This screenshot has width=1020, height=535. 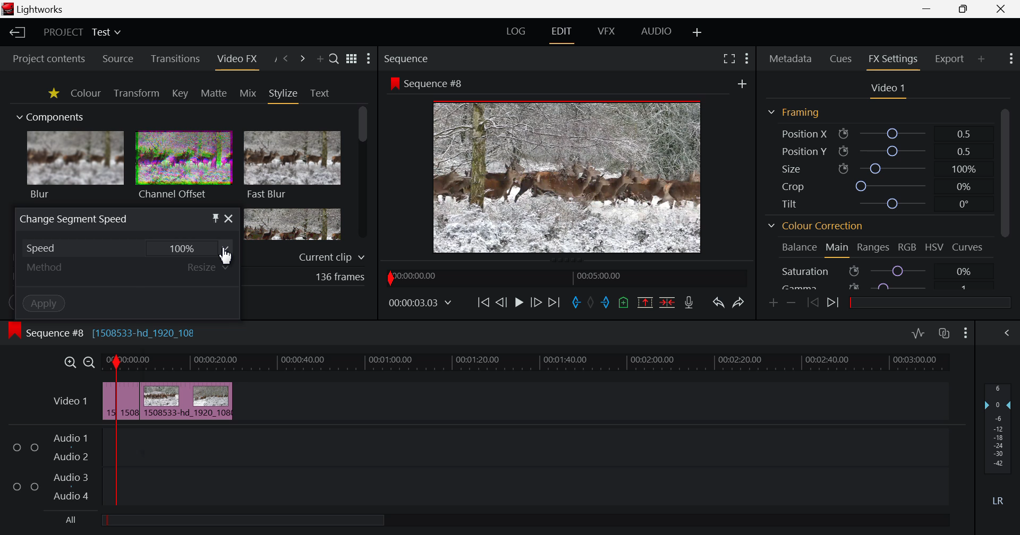 I want to click on Balance, so click(x=798, y=248).